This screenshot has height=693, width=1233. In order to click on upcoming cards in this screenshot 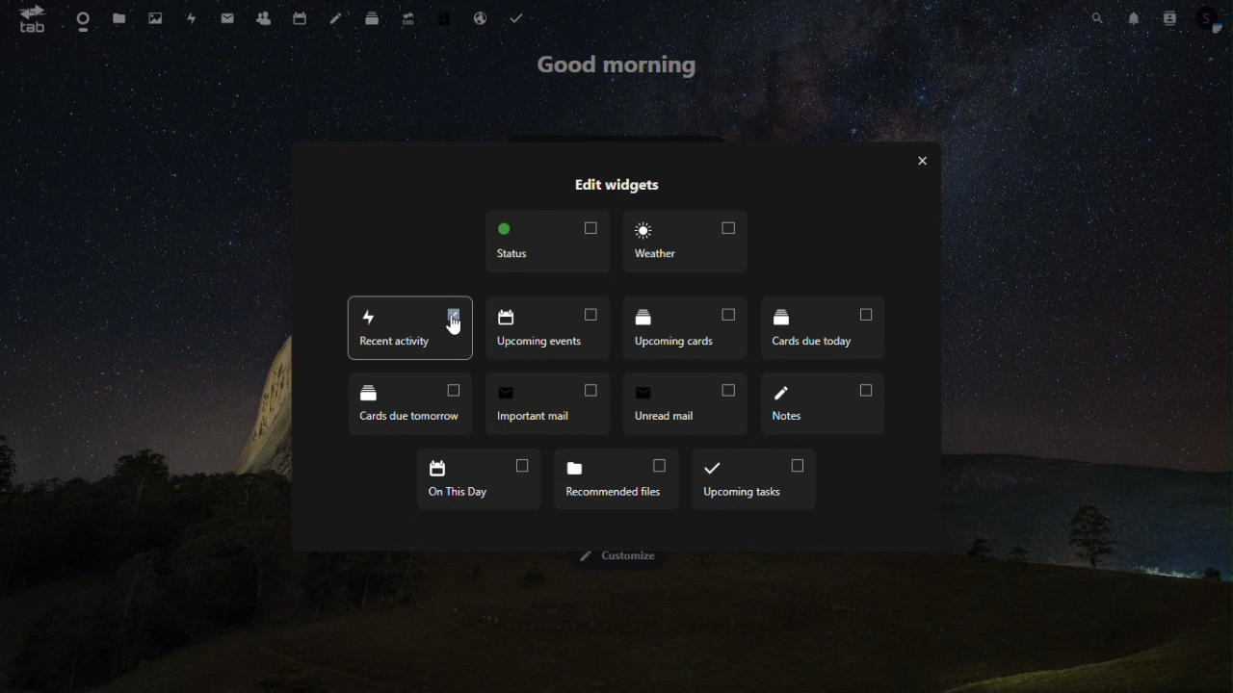, I will do `click(686, 328)`.